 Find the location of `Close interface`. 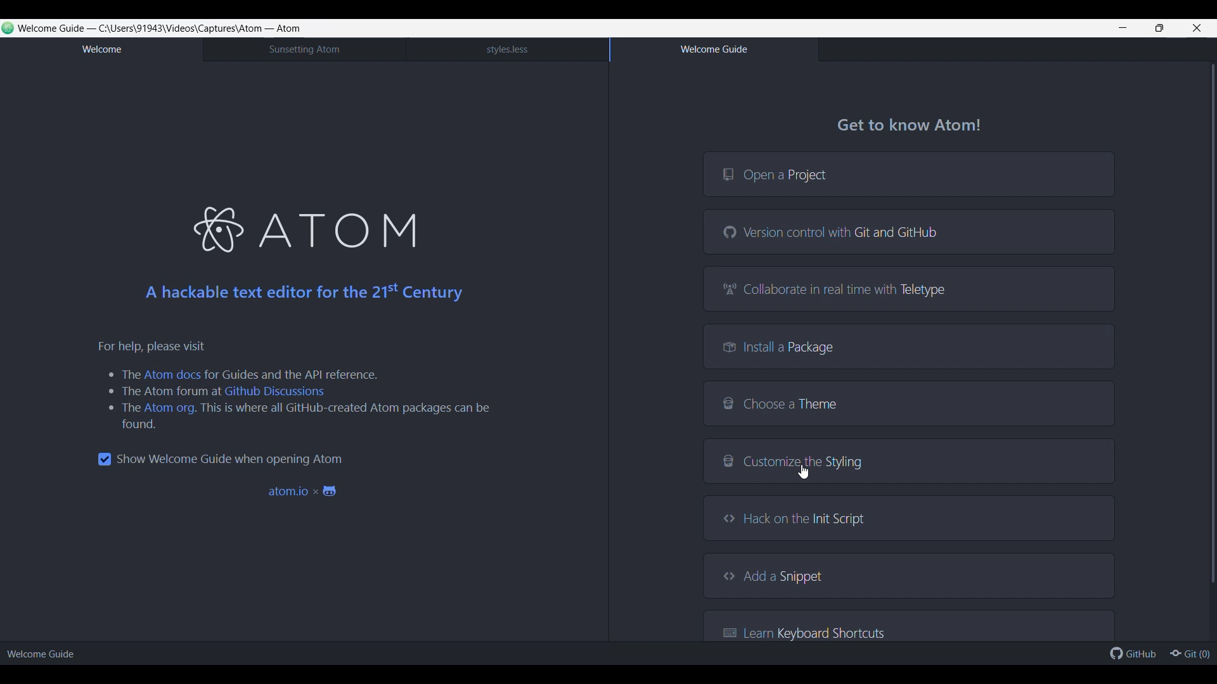

Close interface is located at coordinates (1197, 28).